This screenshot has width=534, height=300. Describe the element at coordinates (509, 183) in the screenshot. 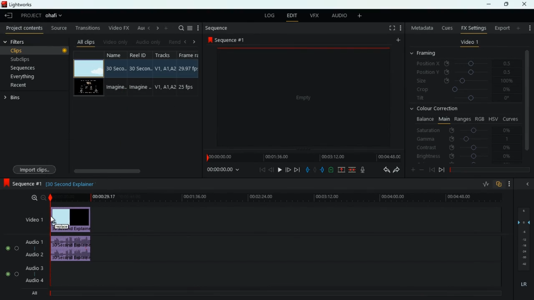

I see `more` at that location.